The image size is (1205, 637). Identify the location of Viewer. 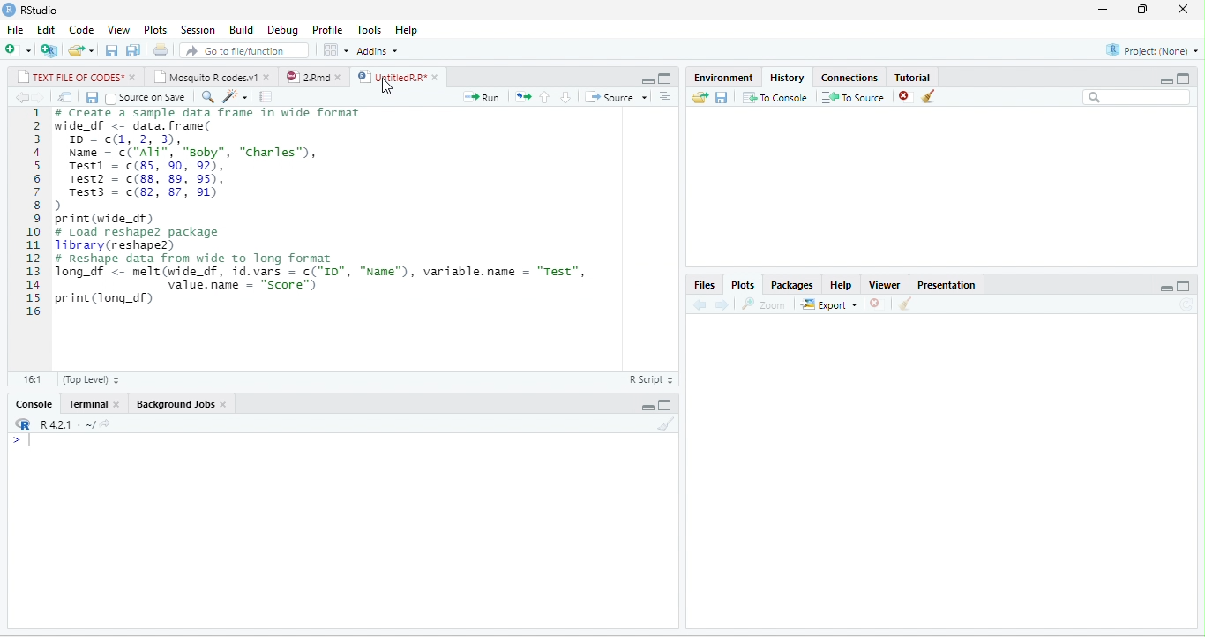
(885, 285).